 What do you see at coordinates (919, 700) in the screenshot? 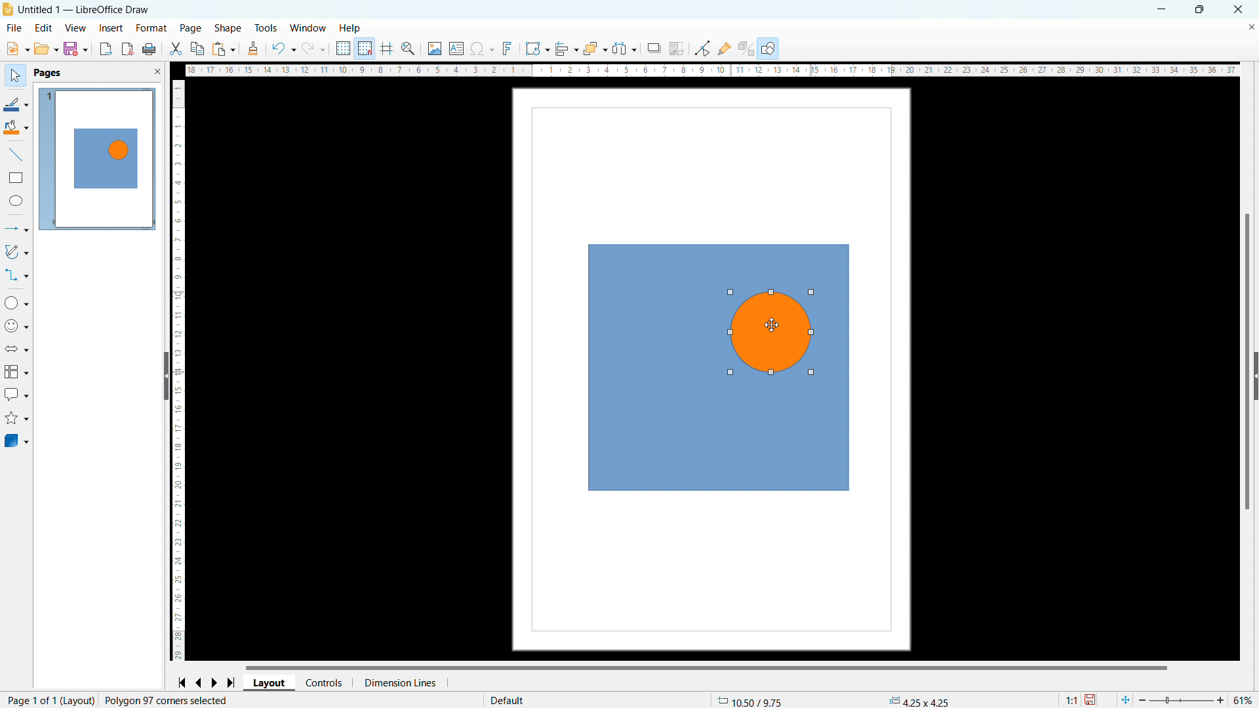
I see `4.25x4.25` at bounding box center [919, 700].